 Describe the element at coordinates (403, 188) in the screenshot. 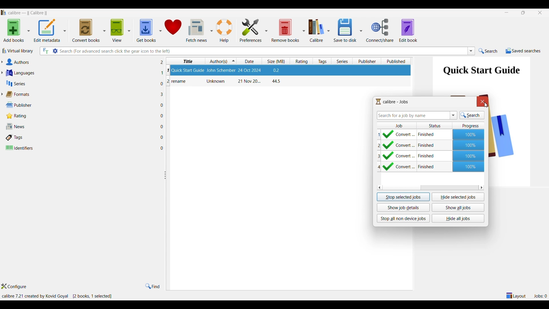

I see `Horizontal slide bar` at that location.